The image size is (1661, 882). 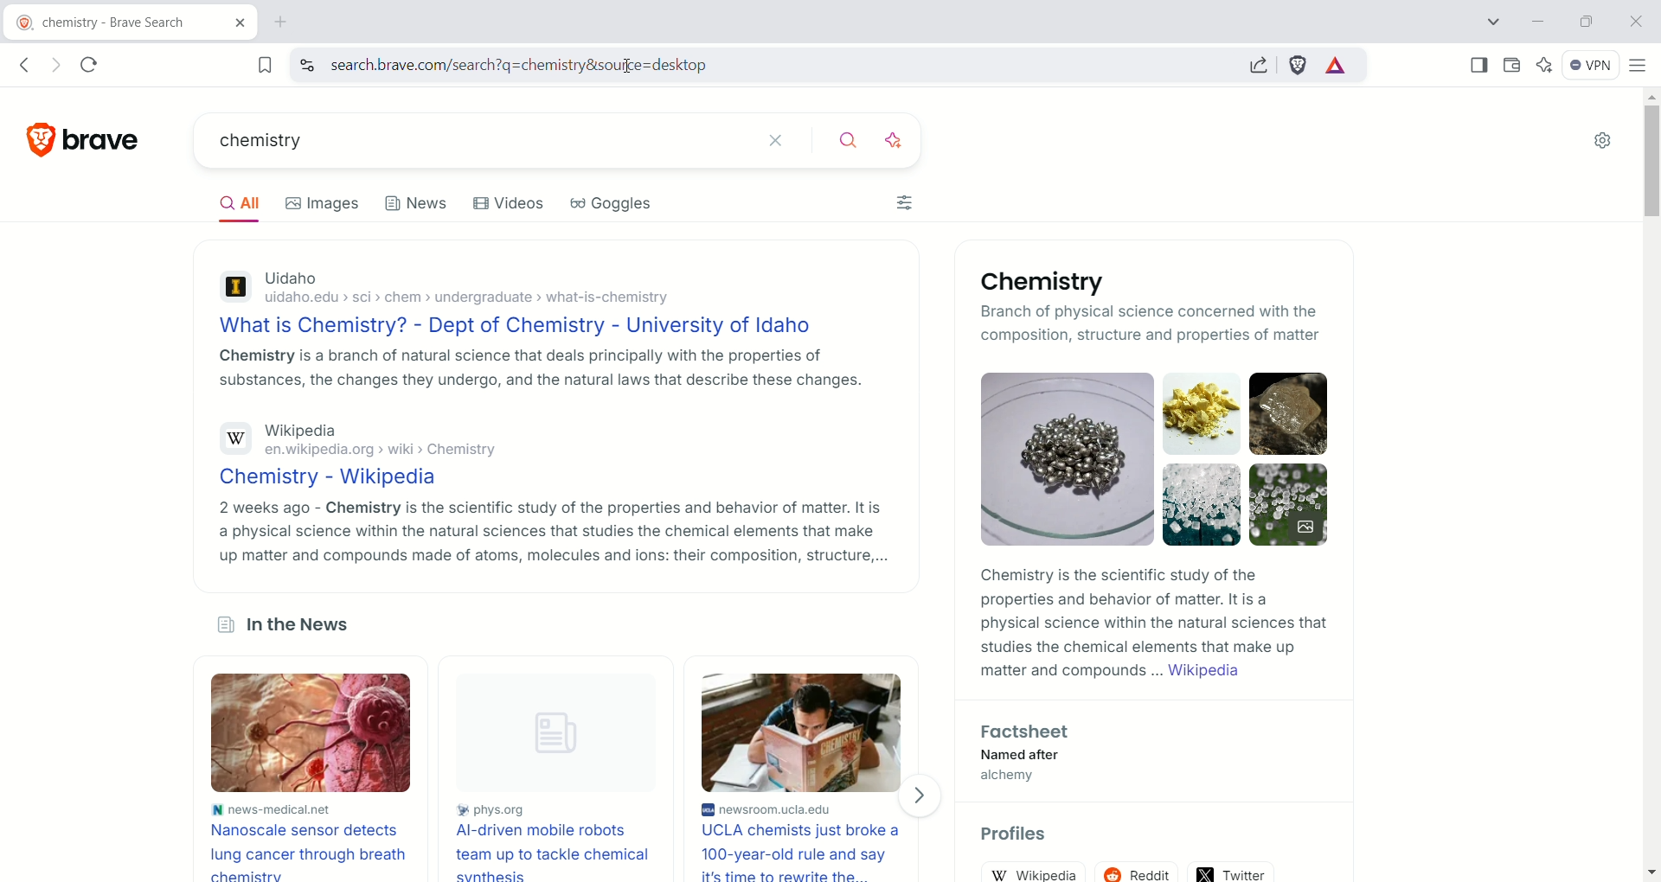 What do you see at coordinates (904, 202) in the screenshot?
I see `filters` at bounding box center [904, 202].